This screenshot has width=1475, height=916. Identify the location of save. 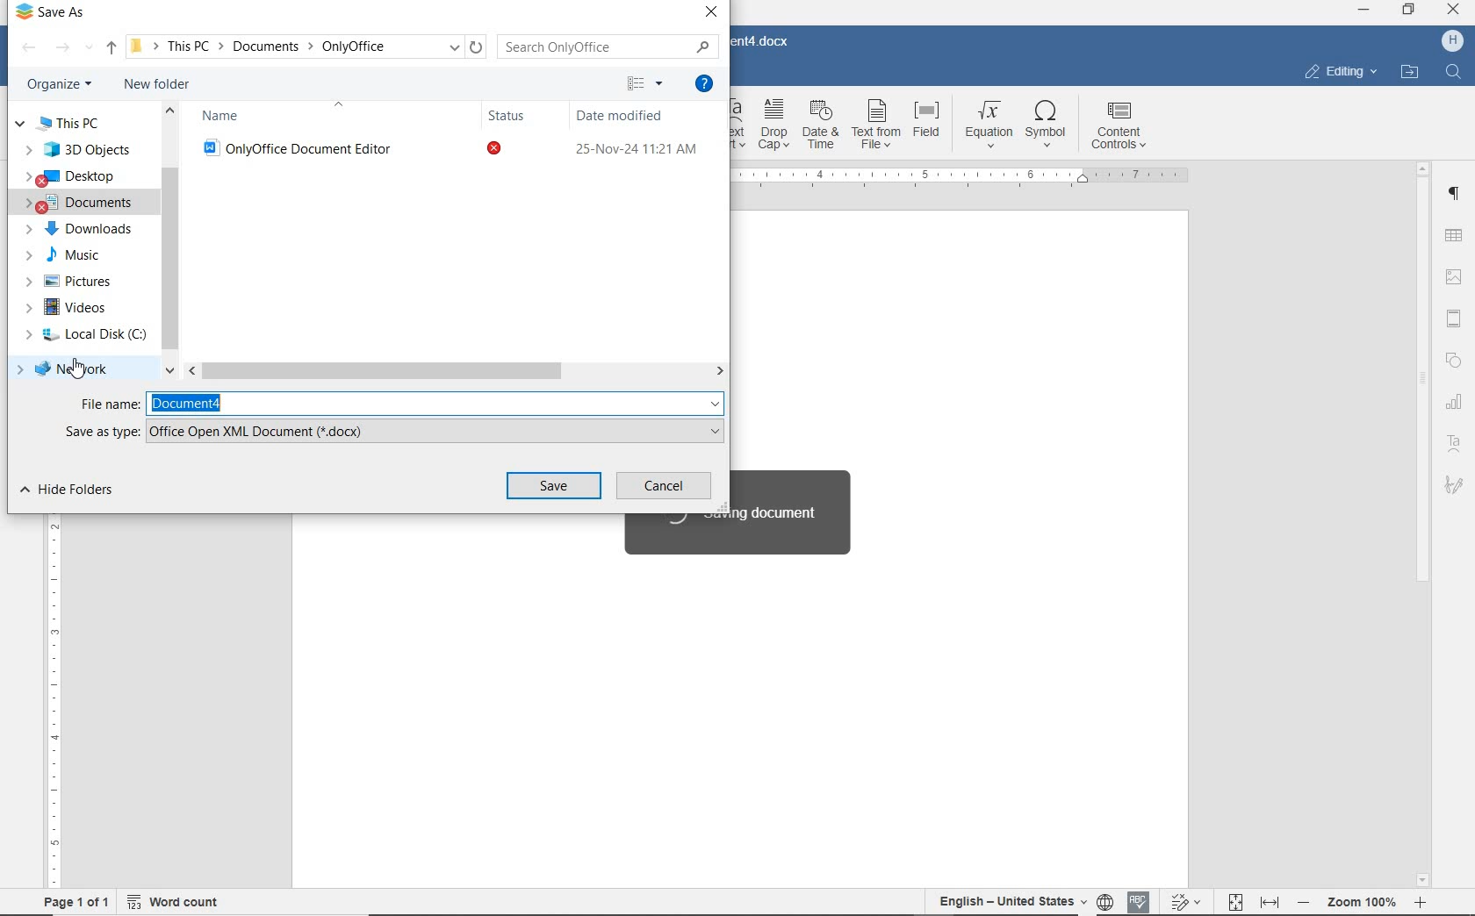
(552, 488).